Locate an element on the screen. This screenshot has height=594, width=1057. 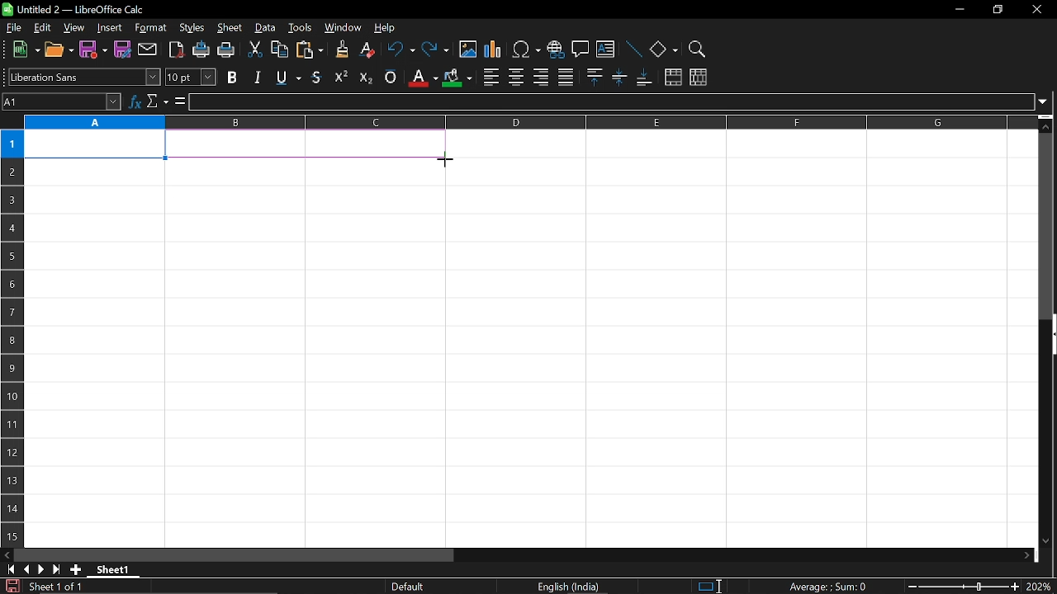
insert text is located at coordinates (606, 49).